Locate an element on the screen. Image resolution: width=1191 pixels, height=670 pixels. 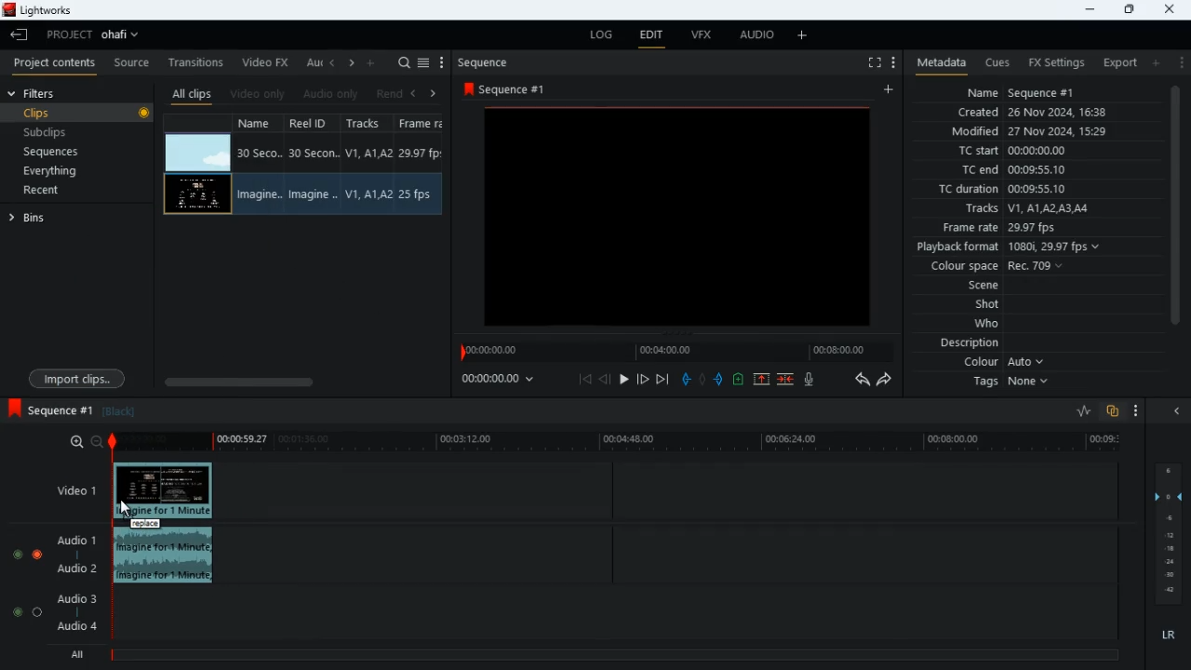
frame rate is located at coordinates (1027, 228).